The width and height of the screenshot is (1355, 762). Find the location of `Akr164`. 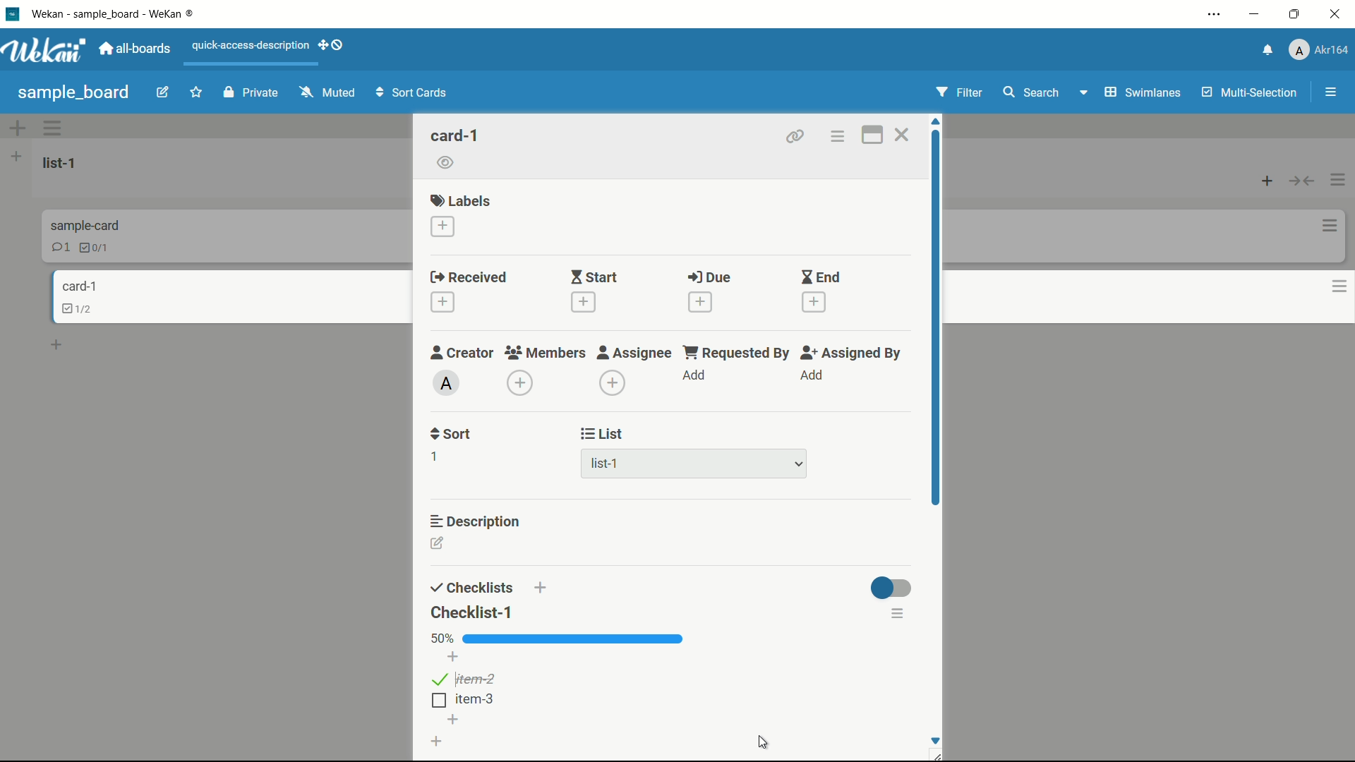

Akr164 is located at coordinates (1322, 52).